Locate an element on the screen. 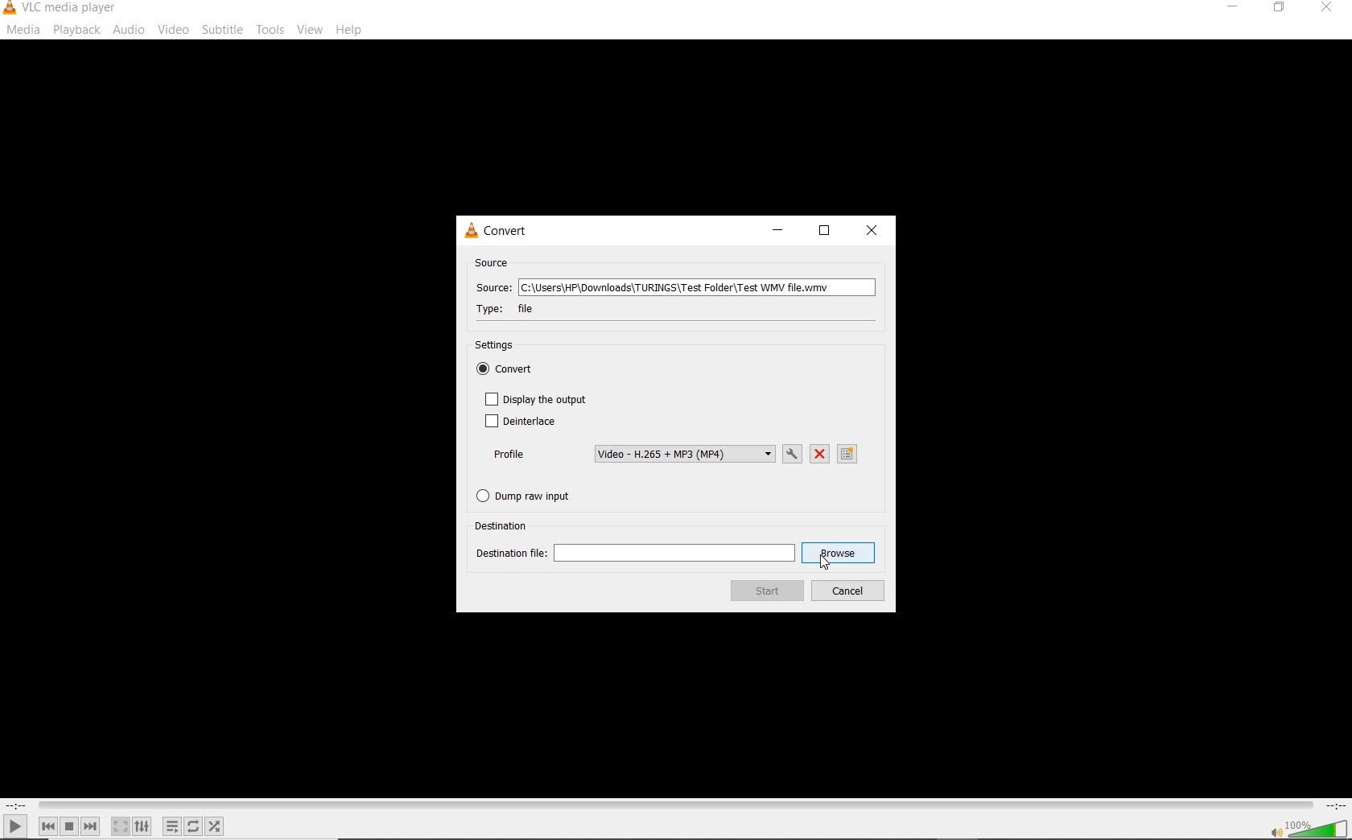 Image resolution: width=1352 pixels, height=840 pixels. convert is located at coordinates (513, 371).